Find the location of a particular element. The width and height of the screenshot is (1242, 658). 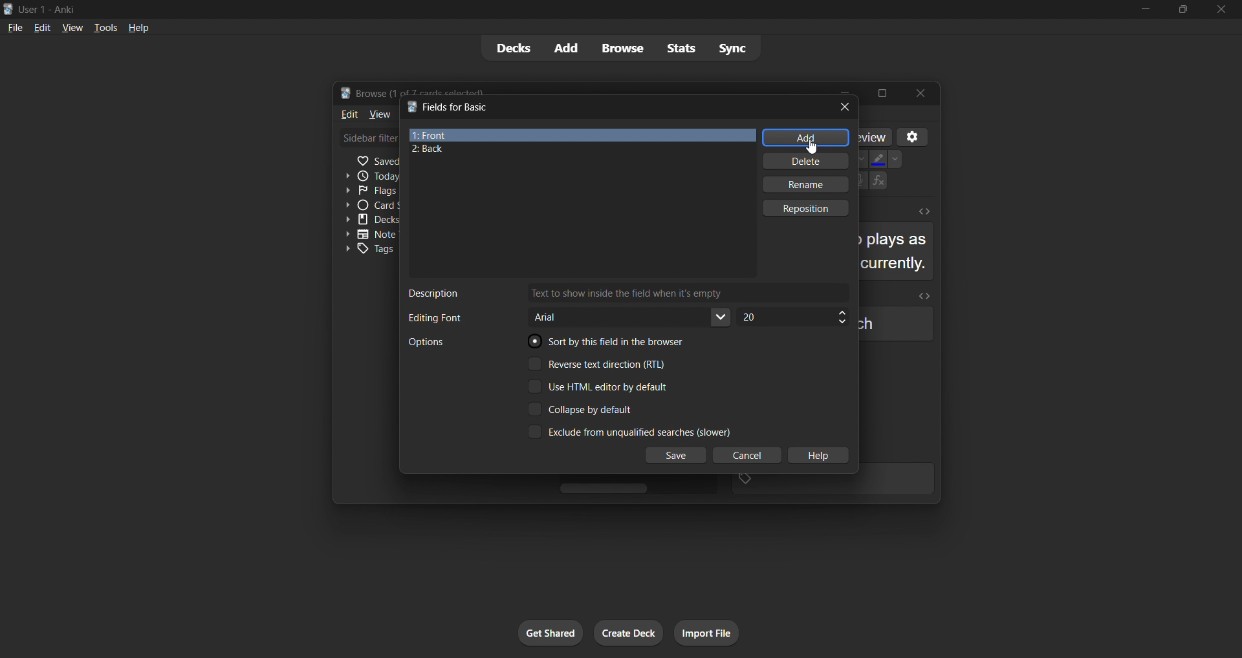

rename field is located at coordinates (807, 186).